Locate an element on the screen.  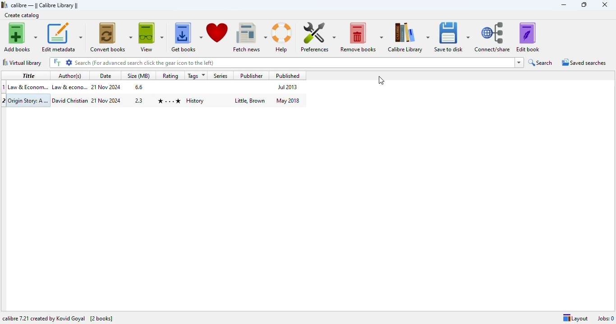
author(s) is located at coordinates (71, 75).